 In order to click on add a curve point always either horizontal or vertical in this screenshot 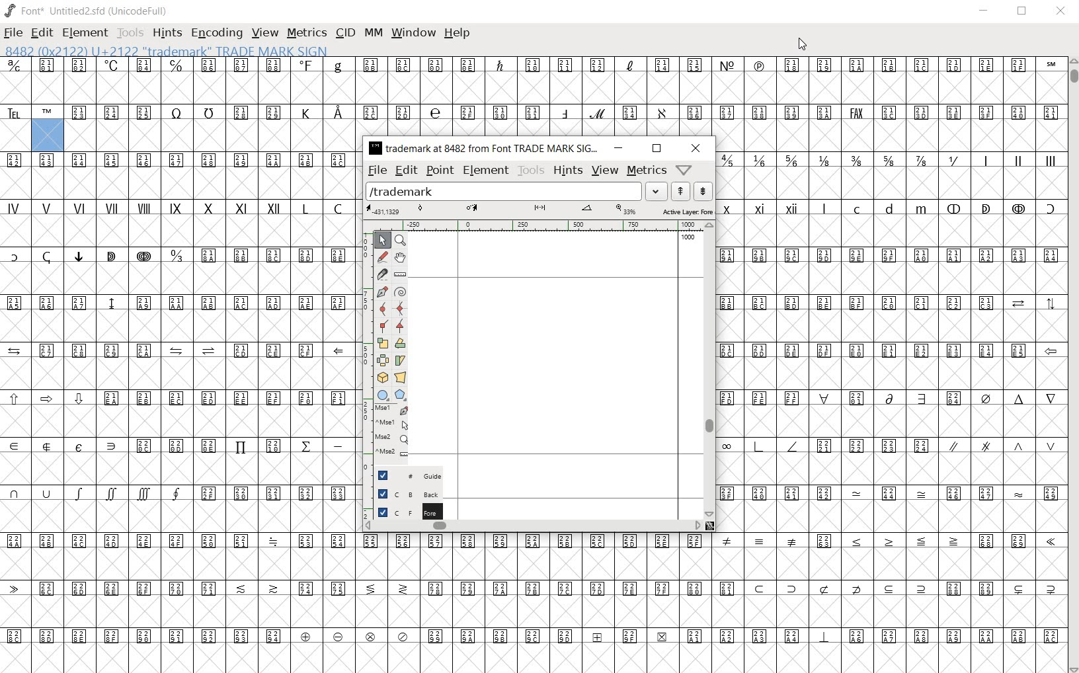, I will do `click(401, 308)`.